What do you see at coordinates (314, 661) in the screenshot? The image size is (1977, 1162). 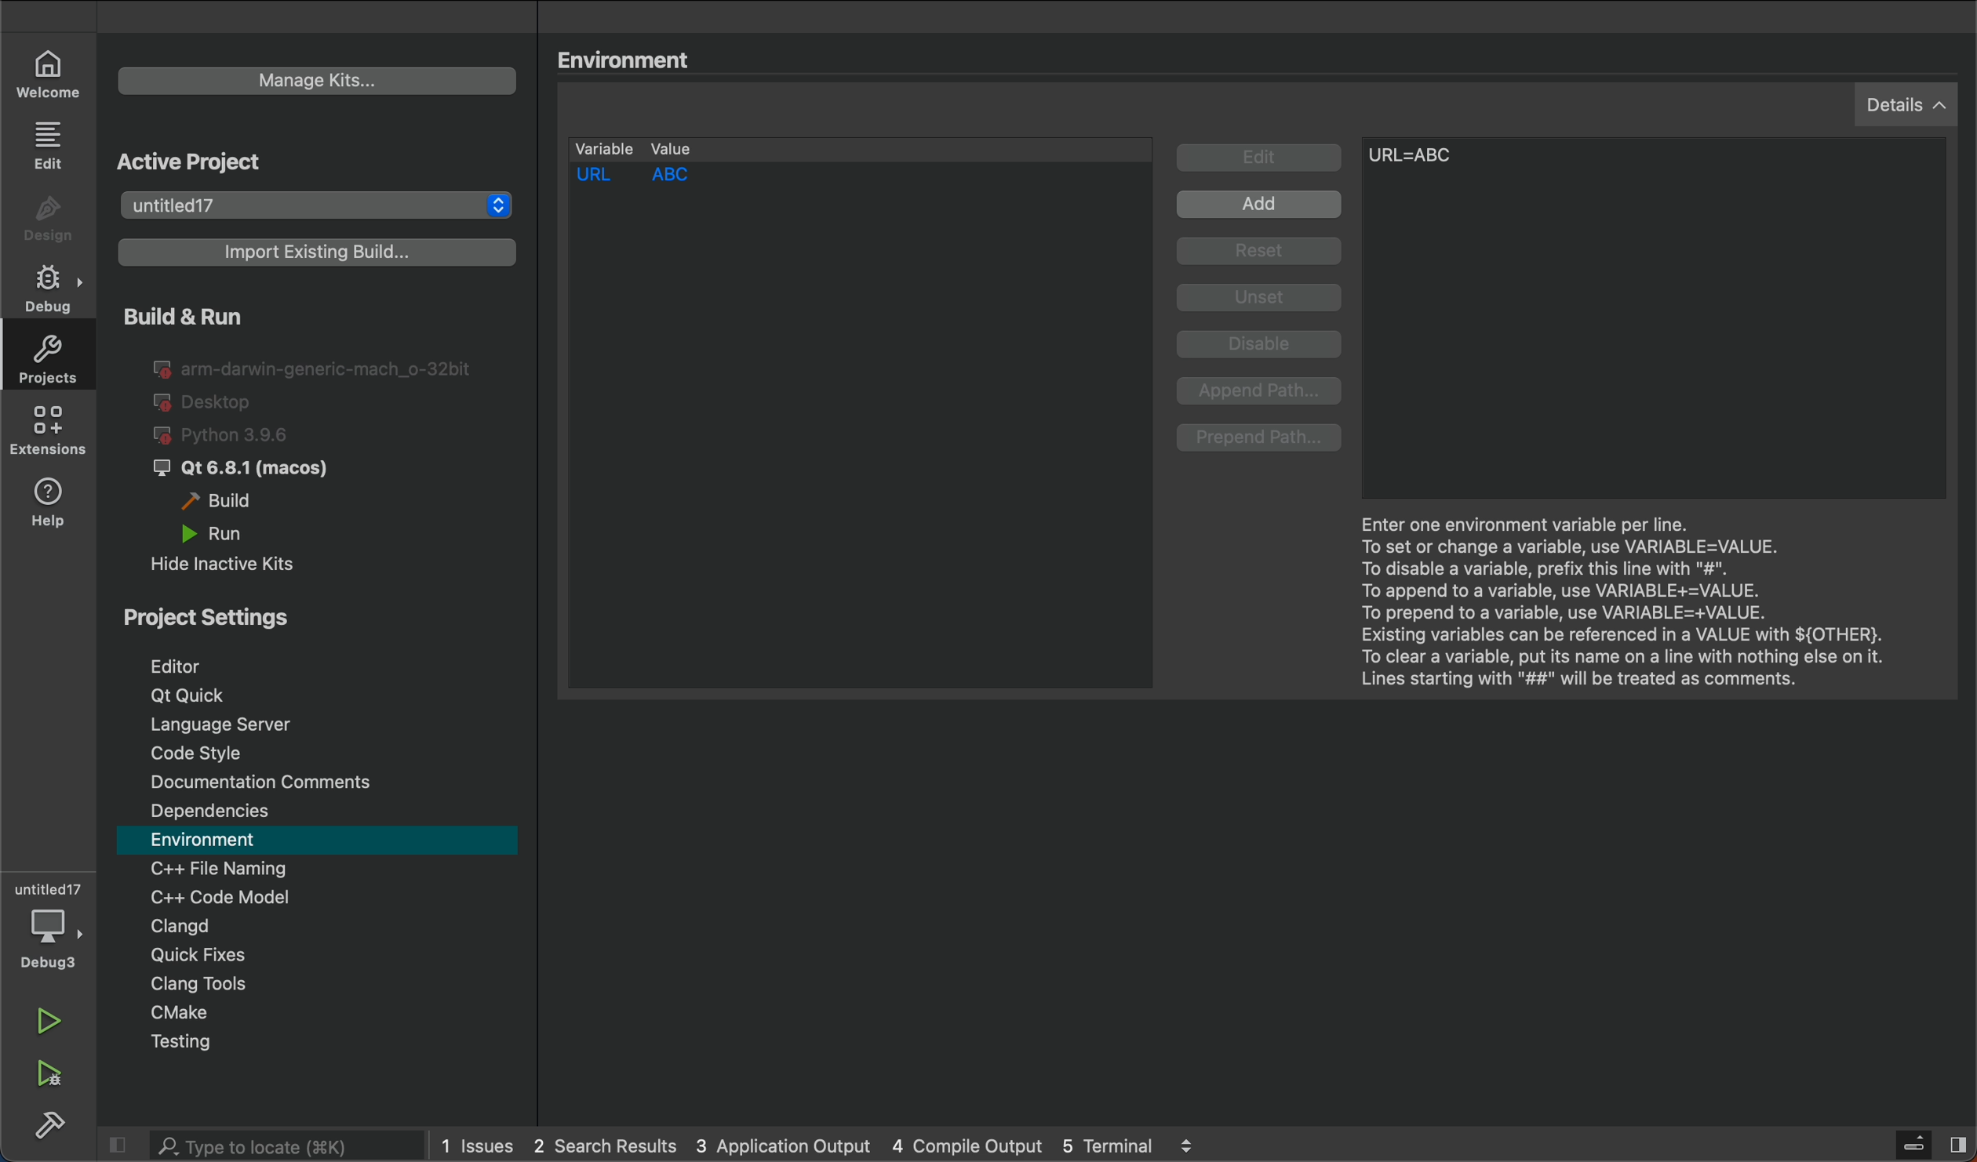 I see `editor` at bounding box center [314, 661].